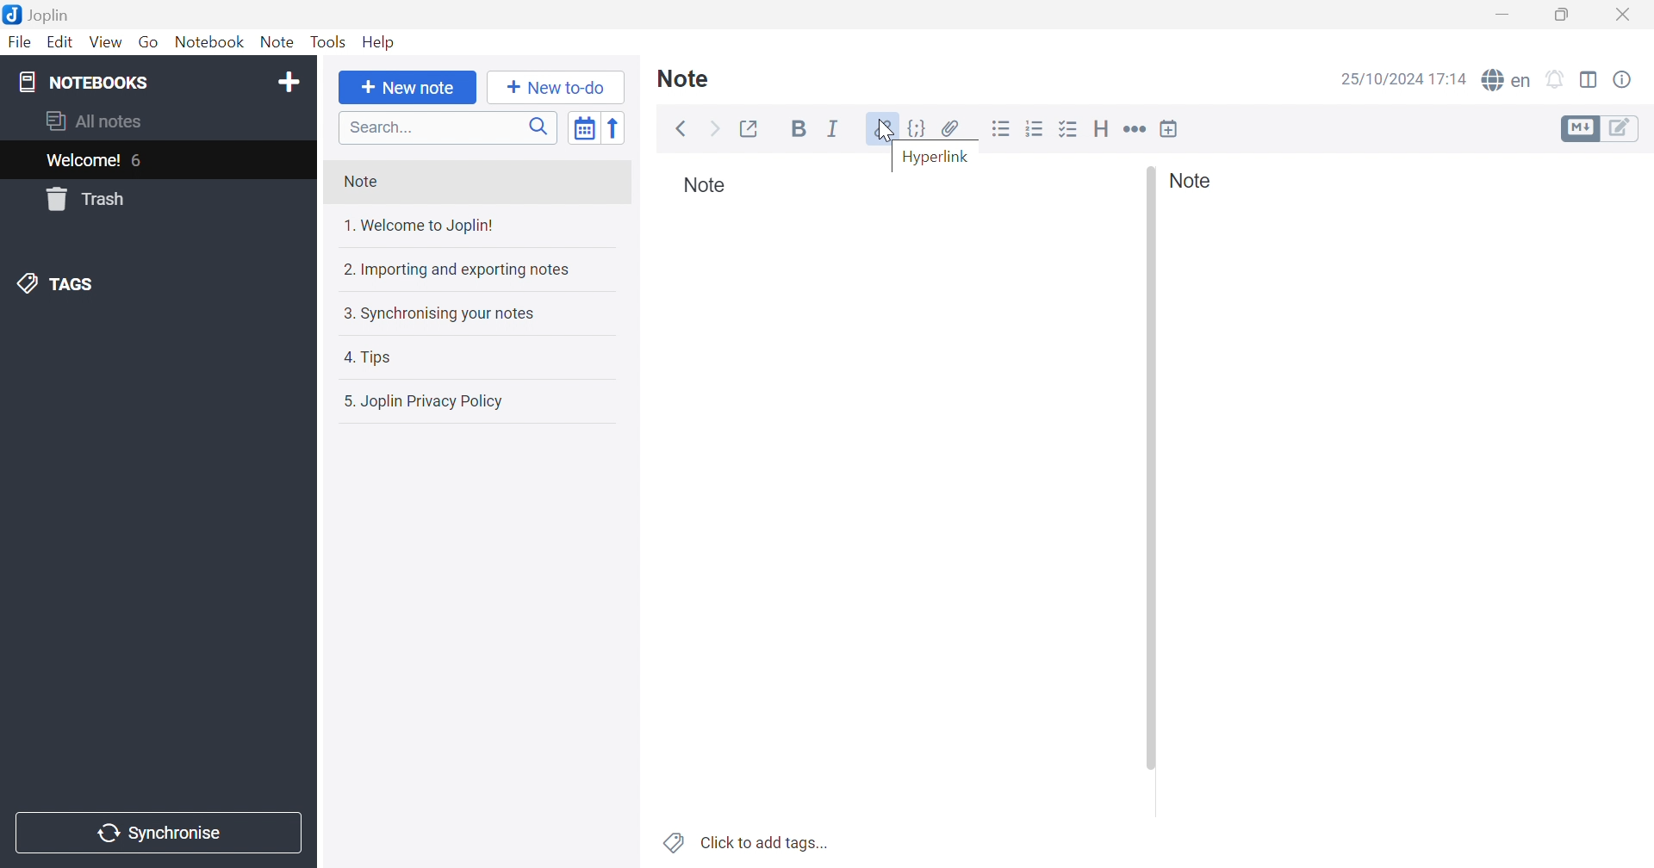 Image resolution: width=1654 pixels, height=868 pixels. What do you see at coordinates (210, 42) in the screenshot?
I see `Notebook` at bounding box center [210, 42].